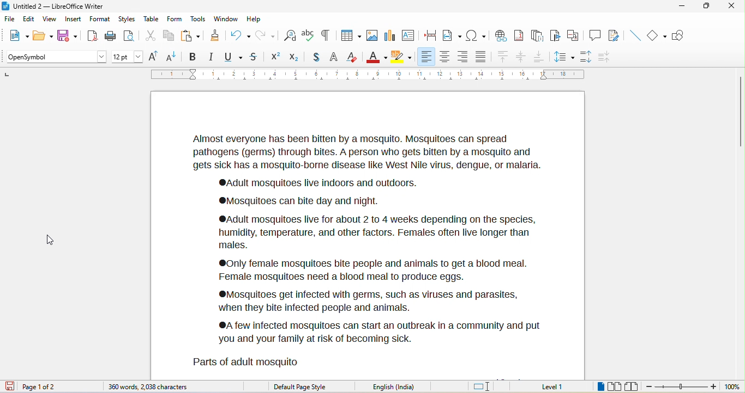 The width and height of the screenshot is (745, 393). Describe the element at coordinates (55, 5) in the screenshot. I see `untitled 2 - libreoffice writer` at that location.